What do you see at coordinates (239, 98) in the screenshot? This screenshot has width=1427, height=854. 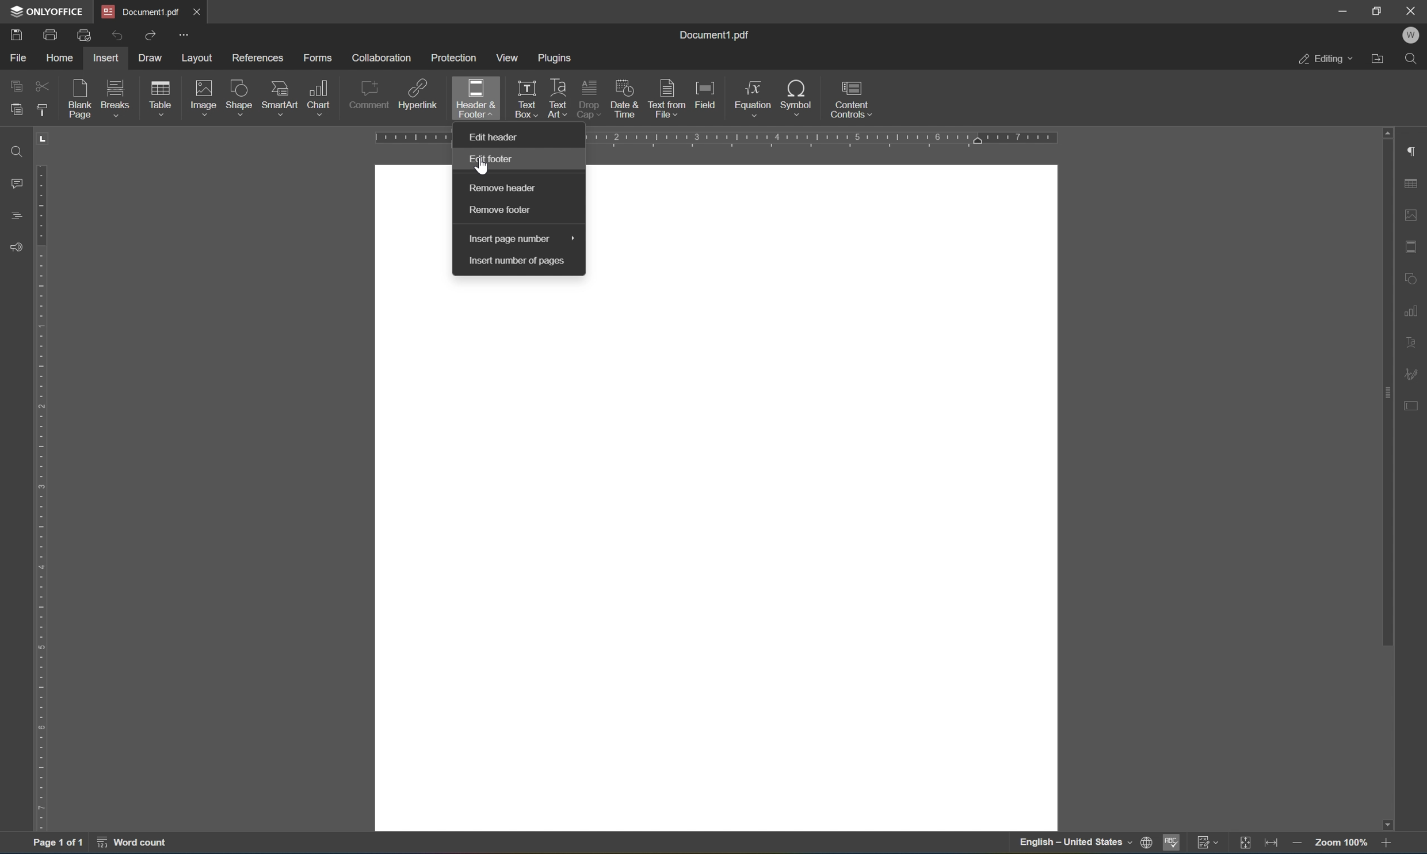 I see `shape` at bounding box center [239, 98].